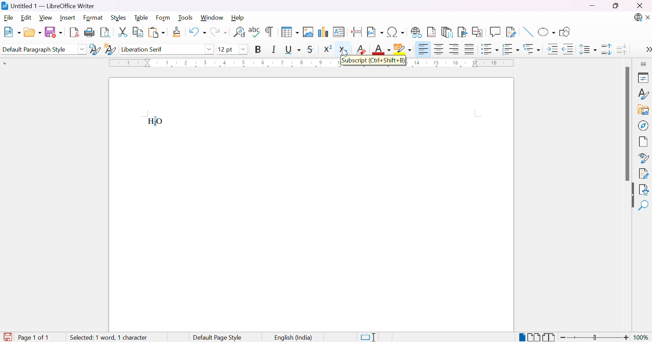 The height and width of the screenshot is (342, 652). Describe the element at coordinates (93, 18) in the screenshot. I see `Format` at that location.